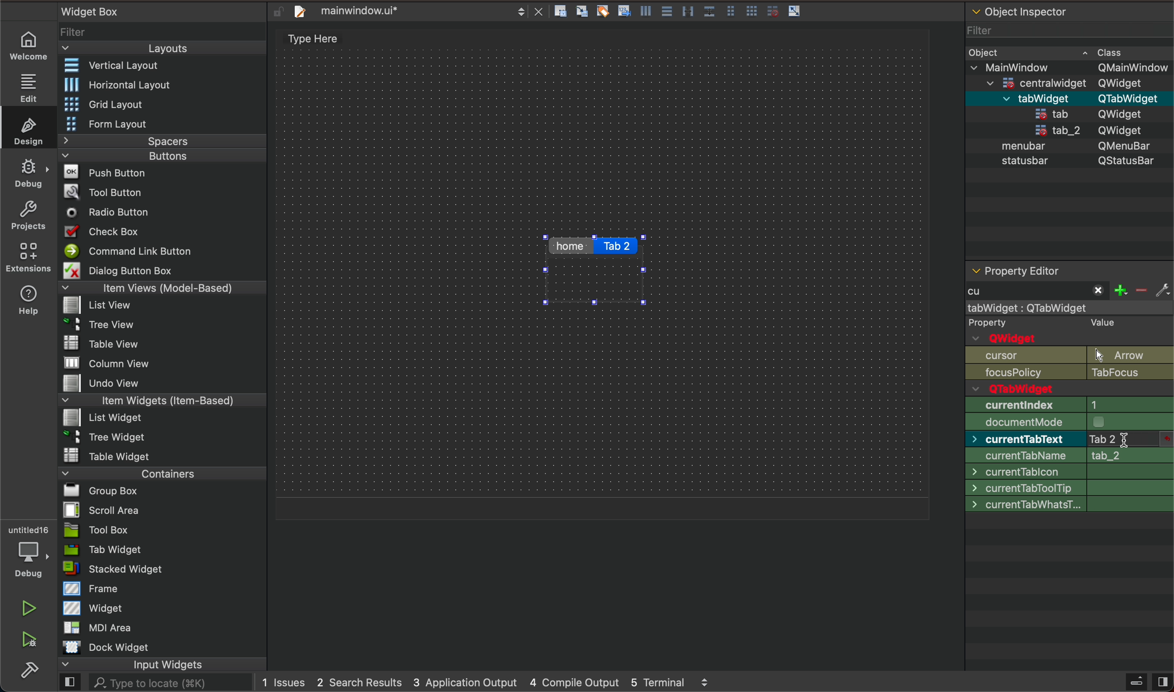  I want to click on Bl Group Box, so click(101, 488).